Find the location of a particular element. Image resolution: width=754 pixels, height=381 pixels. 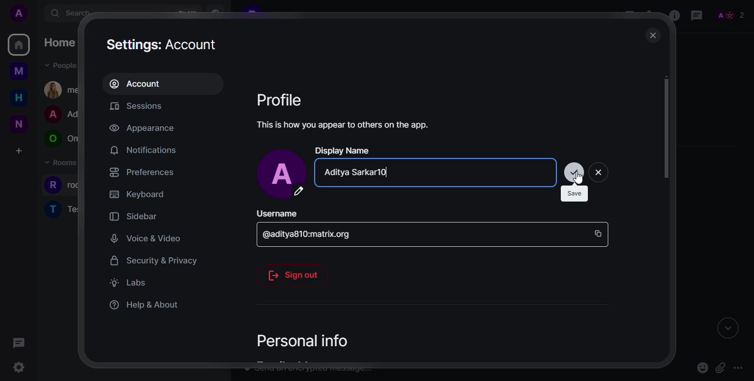

close is located at coordinates (652, 35).